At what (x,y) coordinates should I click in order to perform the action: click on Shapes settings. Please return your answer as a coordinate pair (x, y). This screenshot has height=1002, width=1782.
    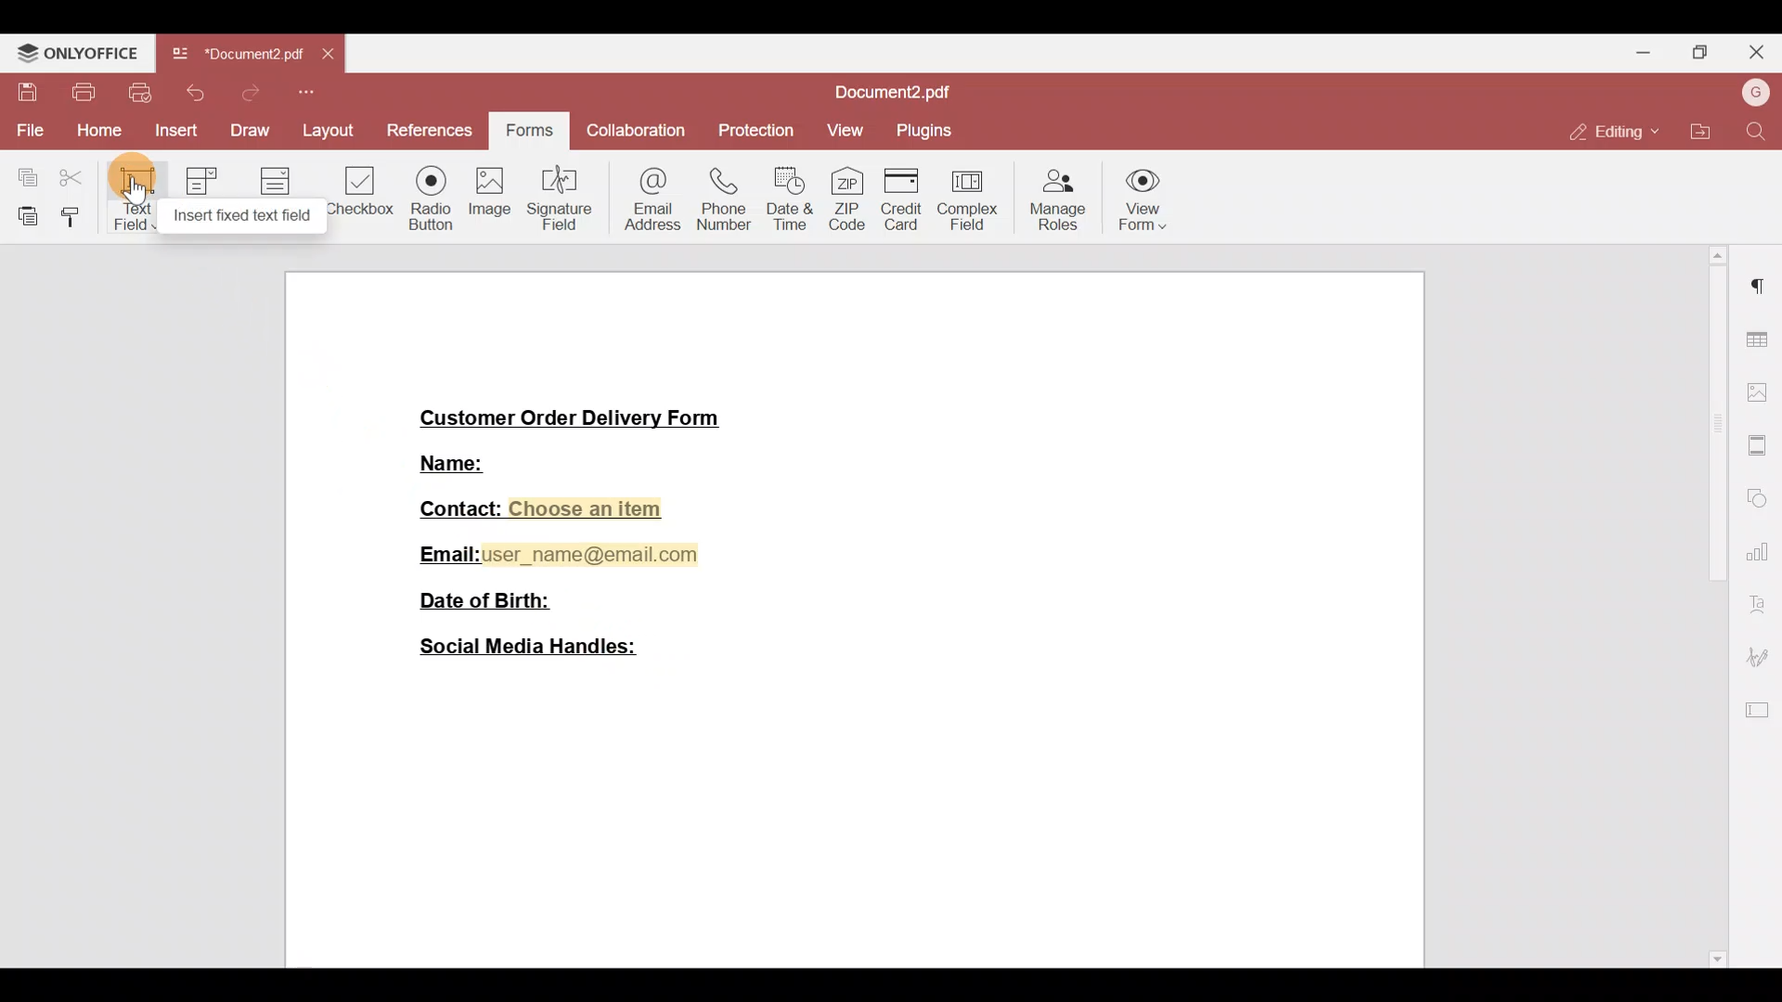
    Looking at the image, I should click on (1763, 498).